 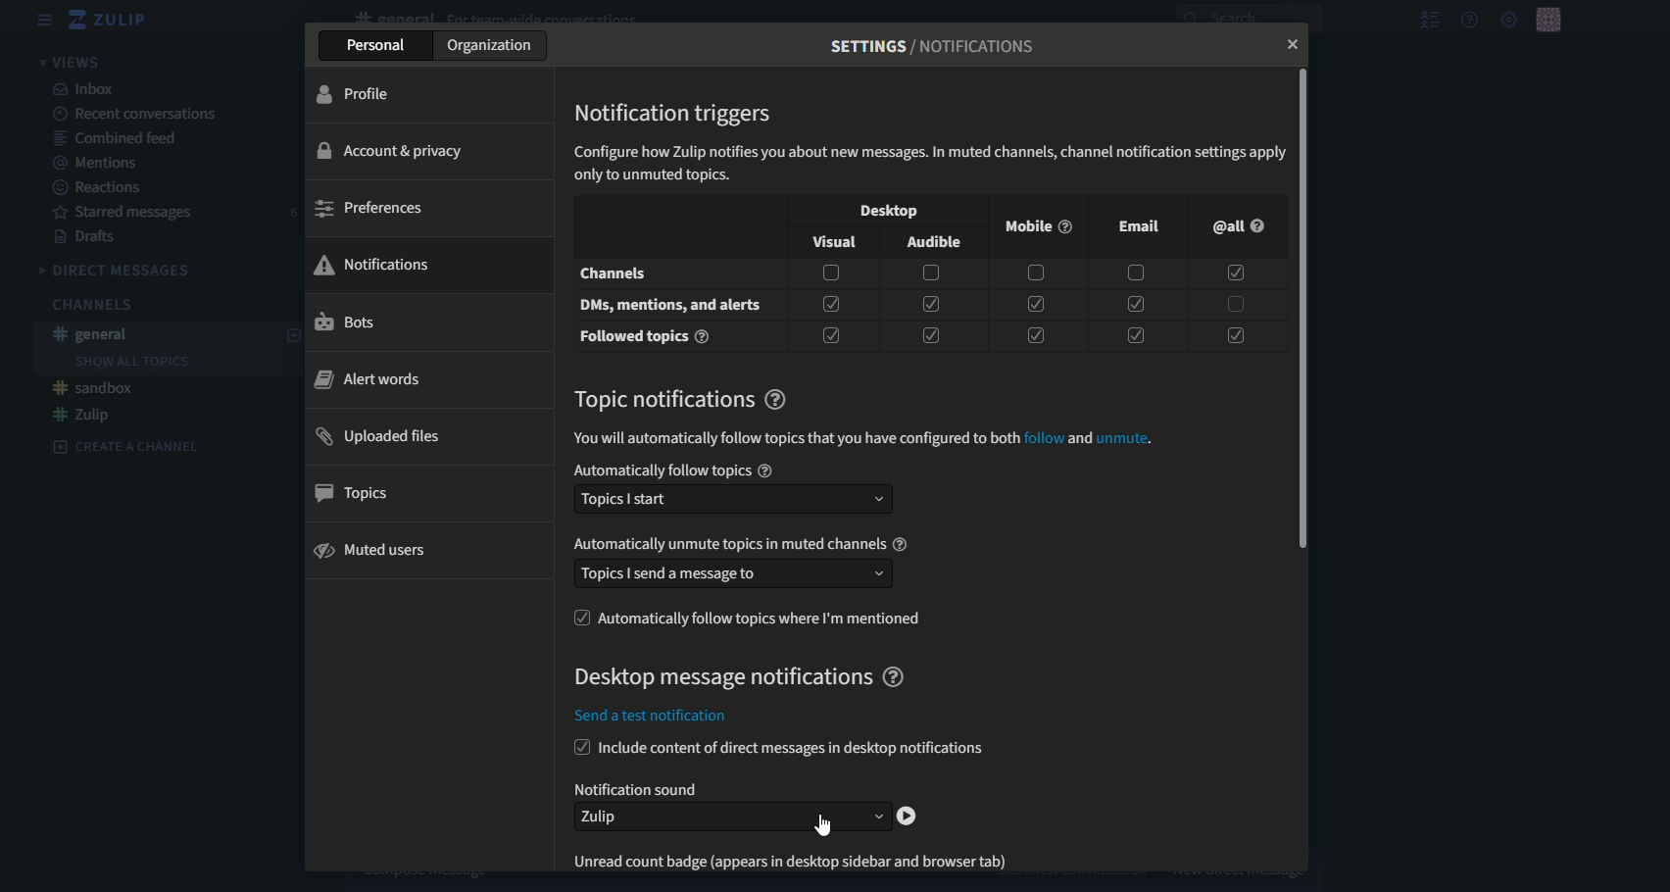 What do you see at coordinates (1288, 46) in the screenshot?
I see `close` at bounding box center [1288, 46].